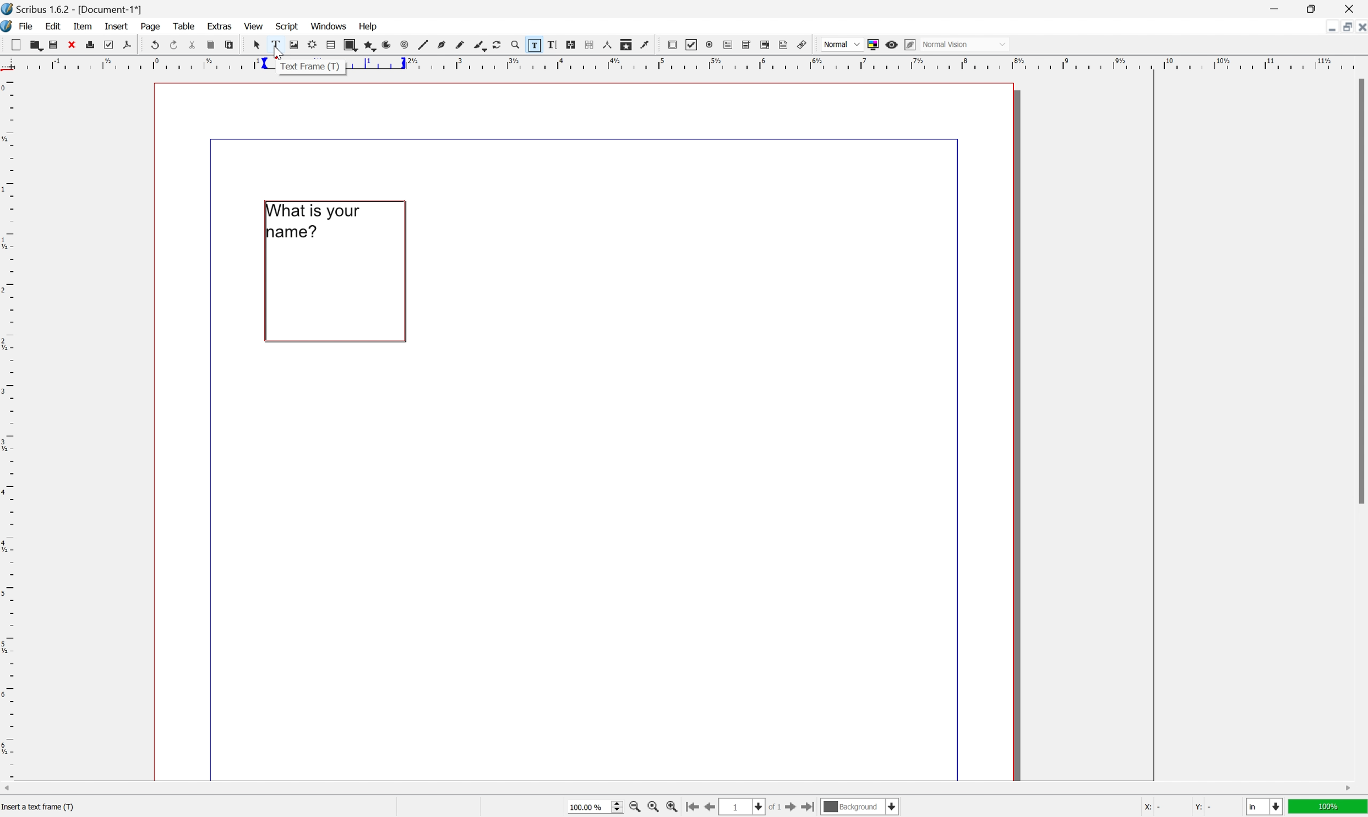 Image resolution: width=1368 pixels, height=817 pixels. What do you see at coordinates (694, 808) in the screenshot?
I see `go to first page` at bounding box center [694, 808].